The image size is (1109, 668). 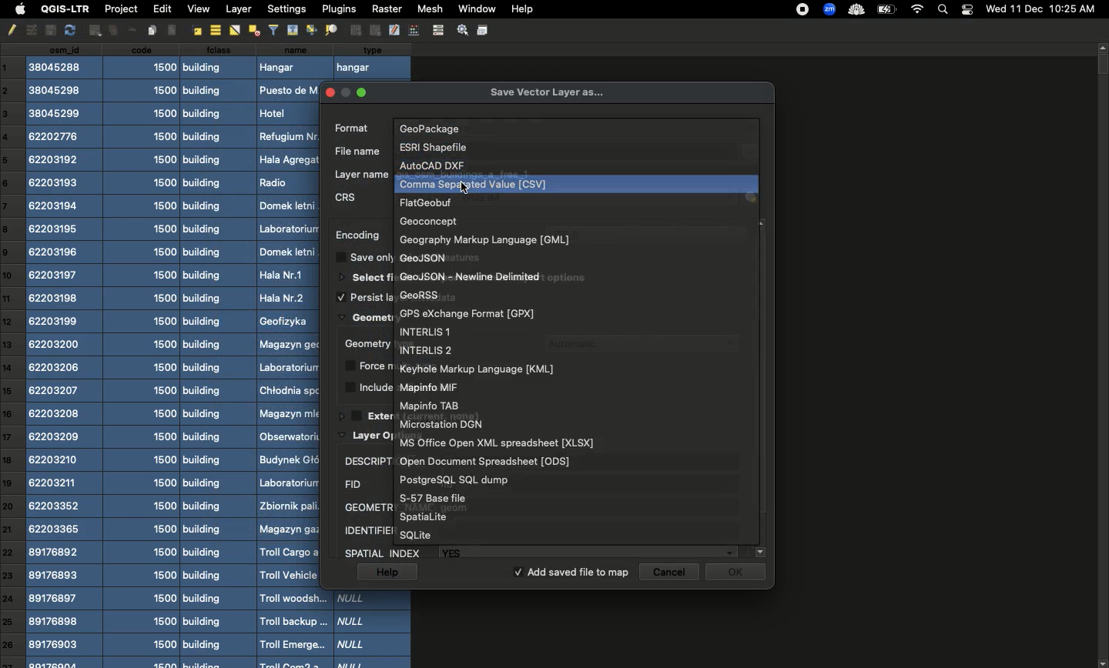 What do you see at coordinates (426, 202) in the screenshot?
I see `Format` at bounding box center [426, 202].